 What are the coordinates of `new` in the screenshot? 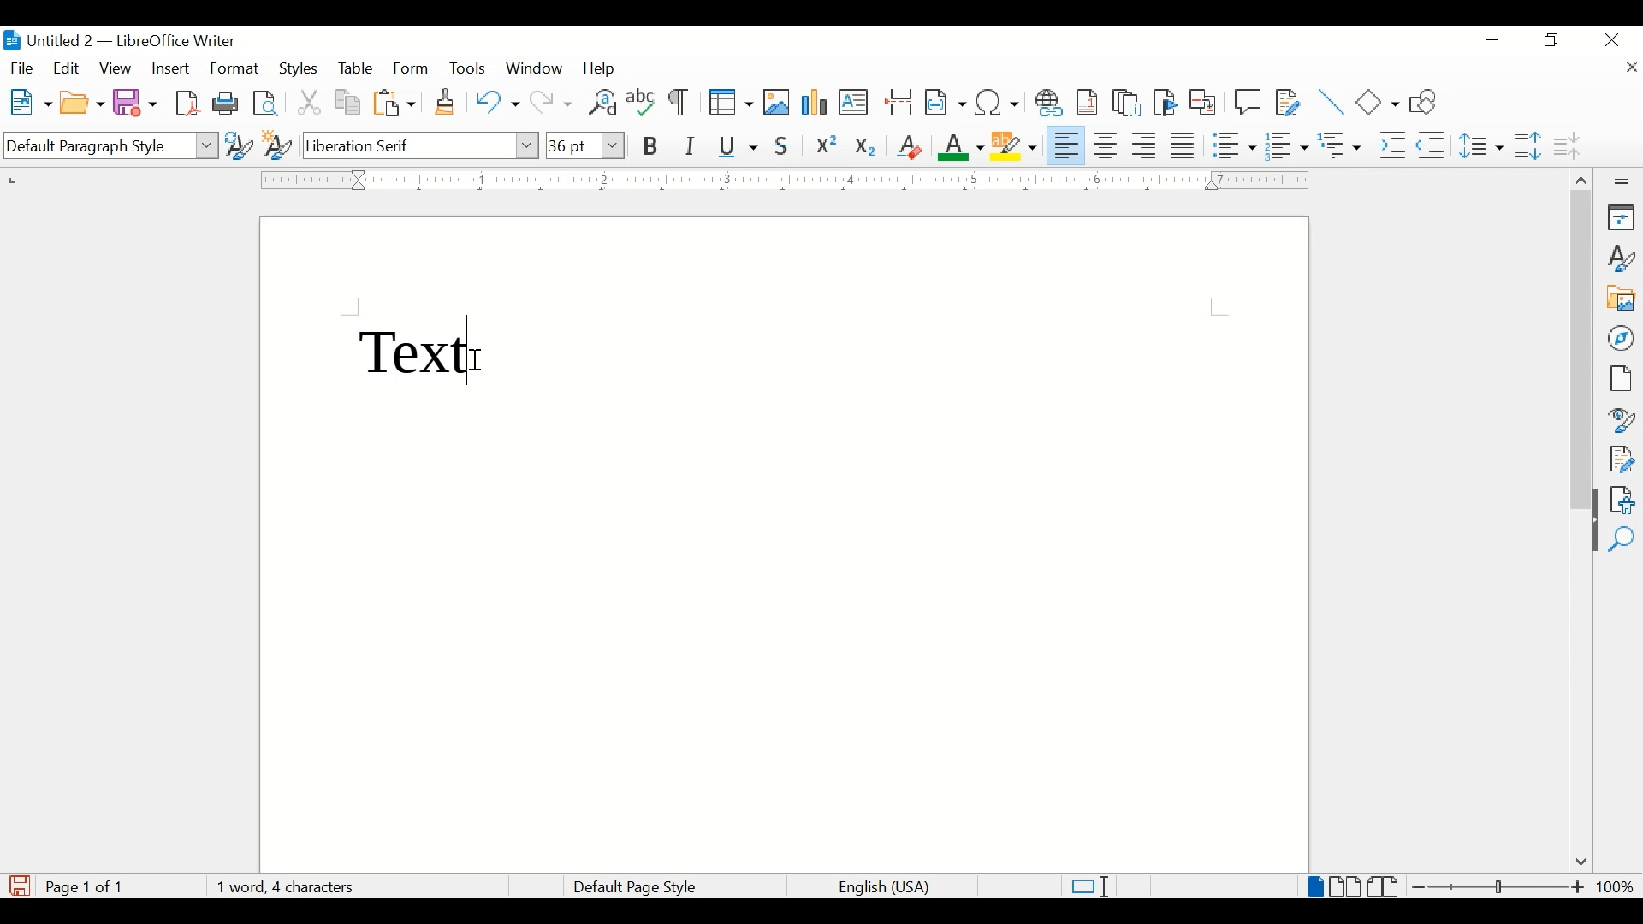 It's located at (32, 102).